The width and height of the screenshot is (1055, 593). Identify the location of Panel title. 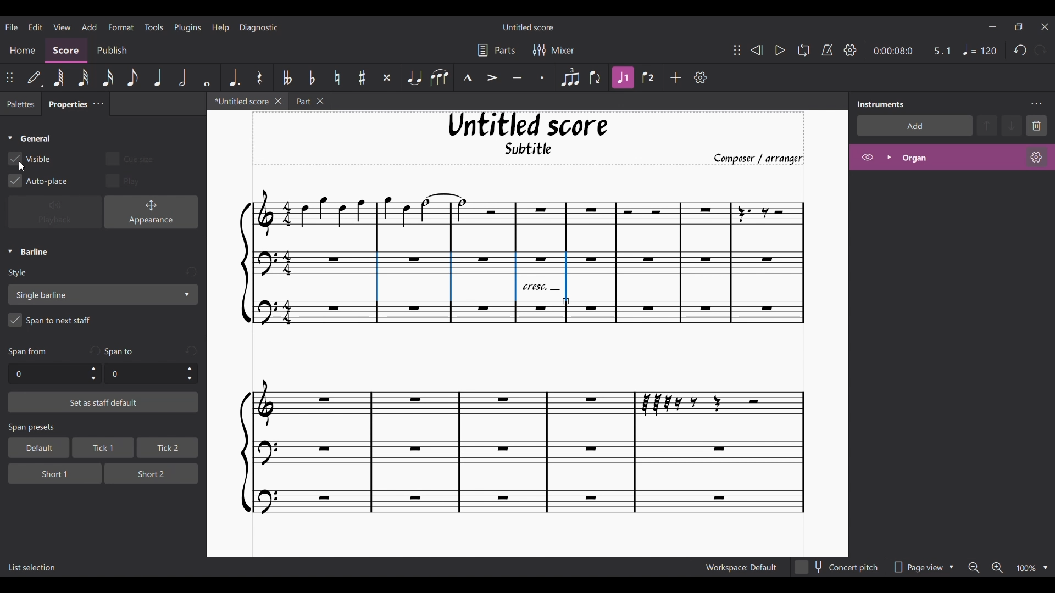
(881, 104).